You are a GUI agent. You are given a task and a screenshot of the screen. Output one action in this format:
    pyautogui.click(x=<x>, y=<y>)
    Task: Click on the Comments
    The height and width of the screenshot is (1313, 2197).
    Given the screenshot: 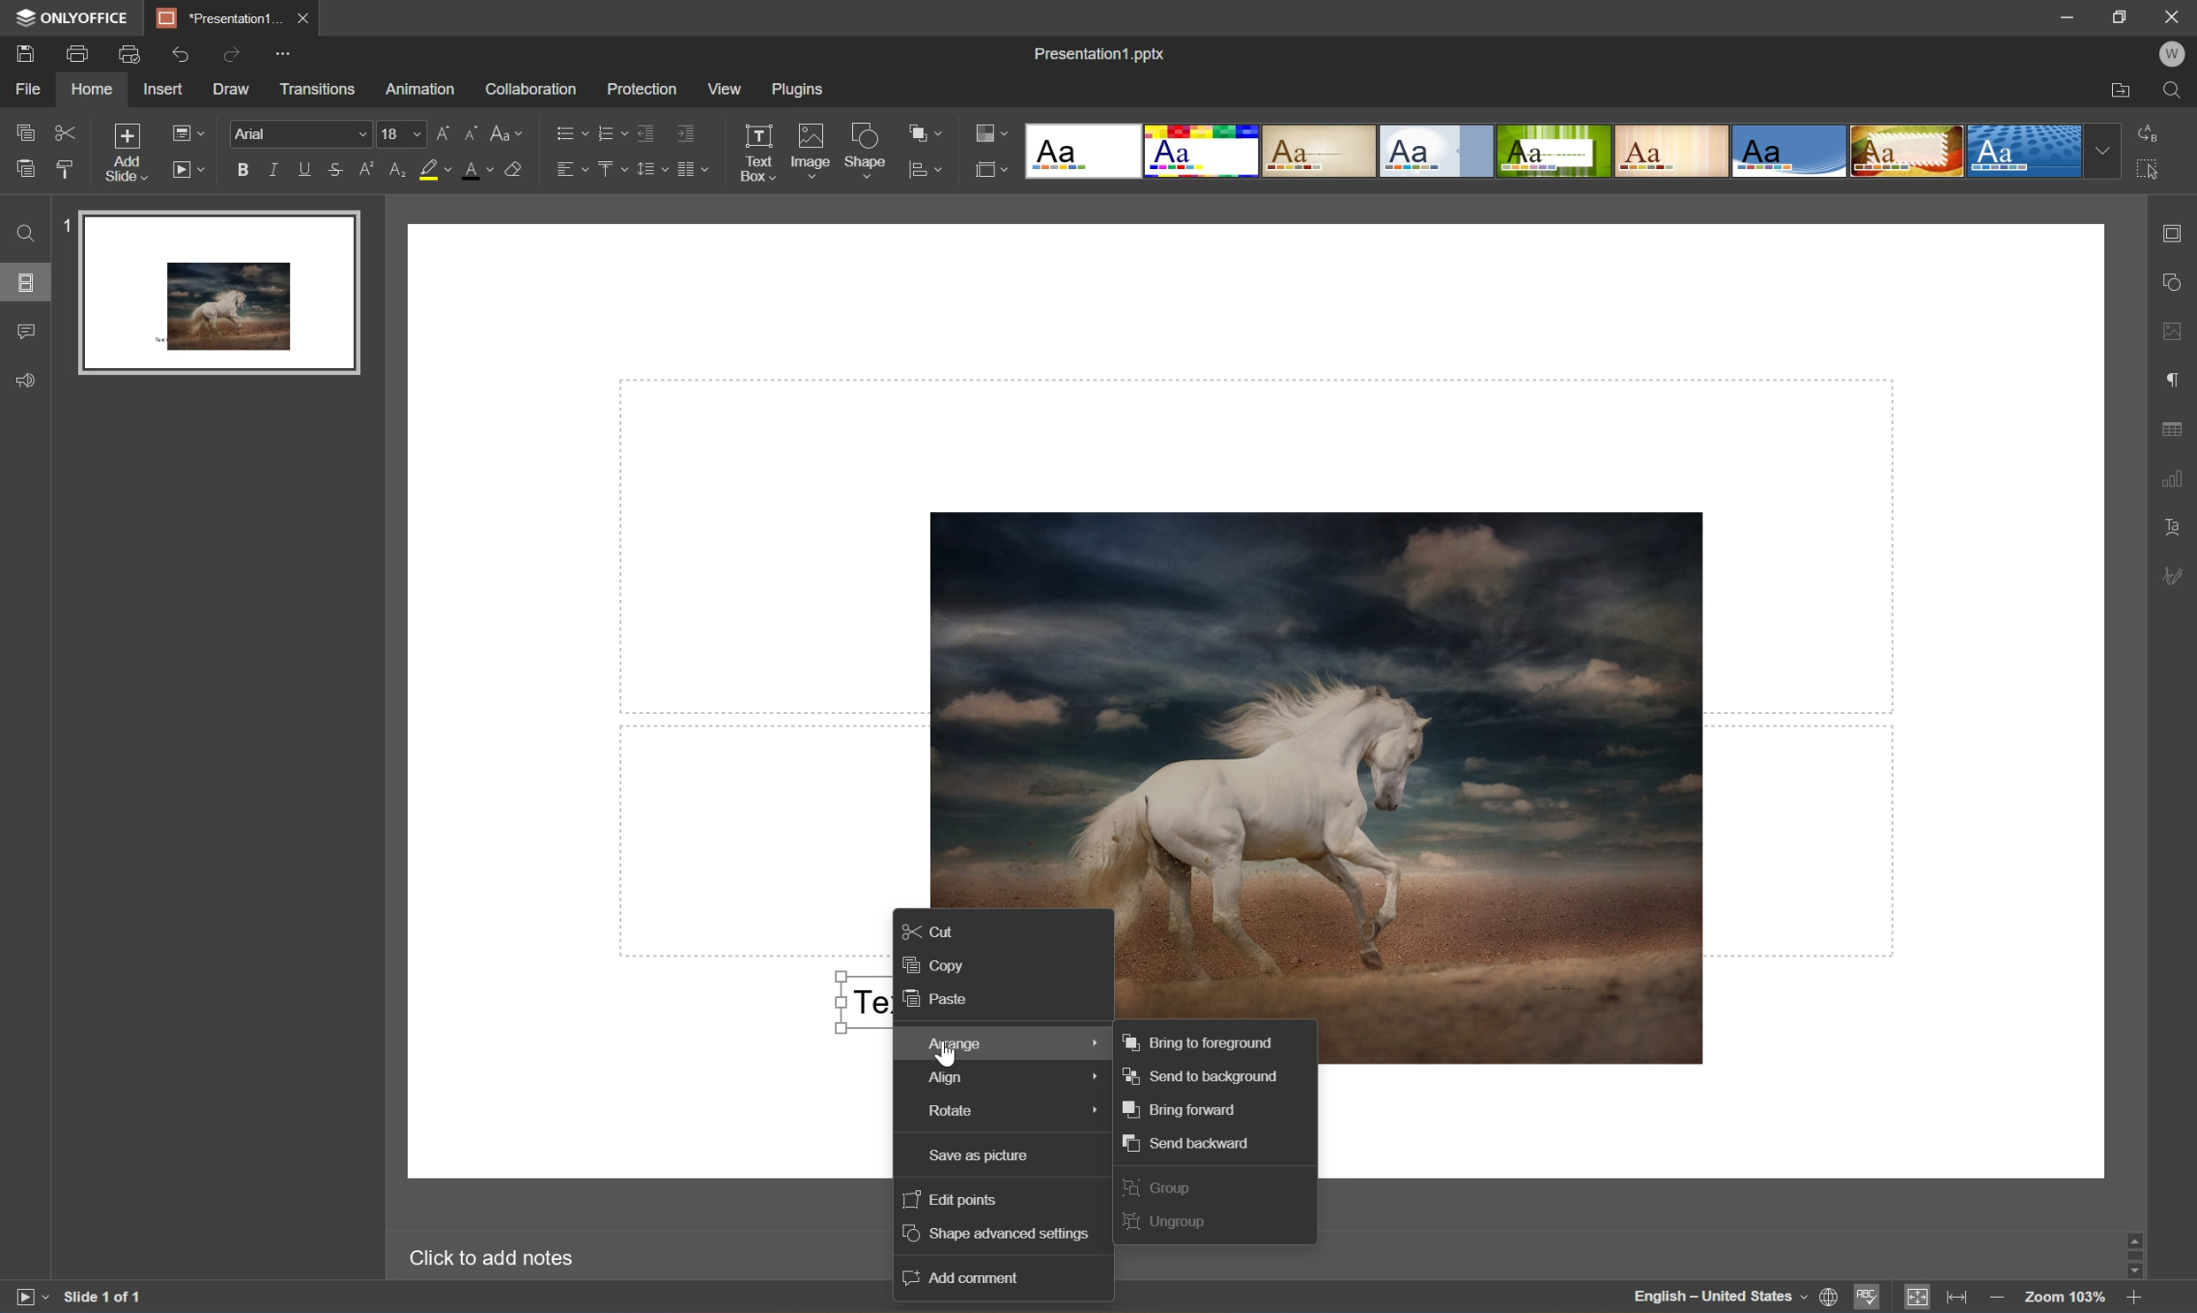 What is the action you would take?
    pyautogui.click(x=27, y=332)
    